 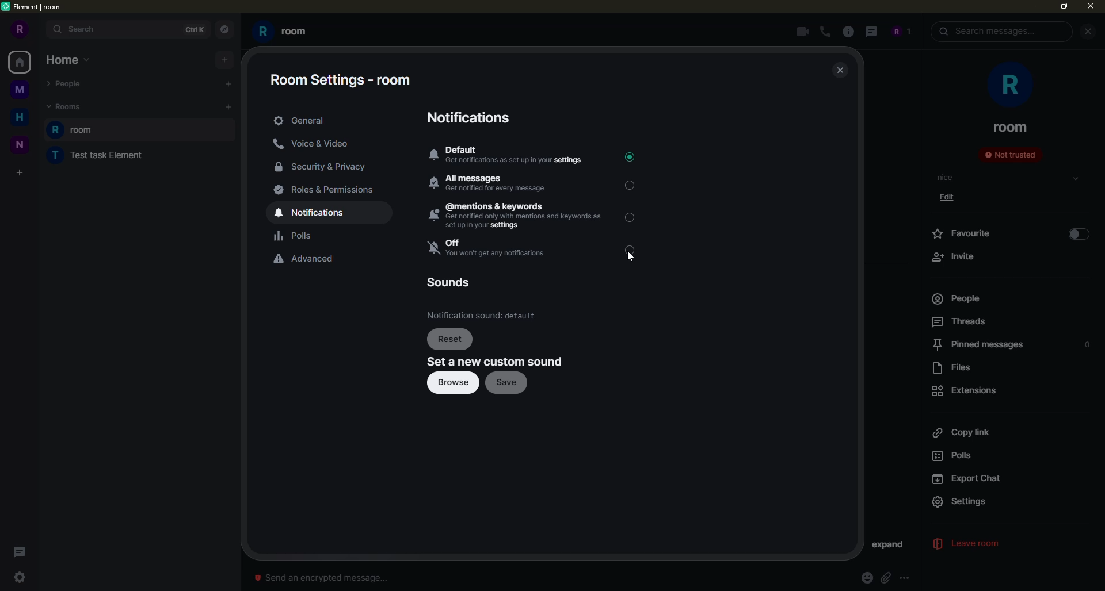 I want to click on default, so click(x=482, y=316).